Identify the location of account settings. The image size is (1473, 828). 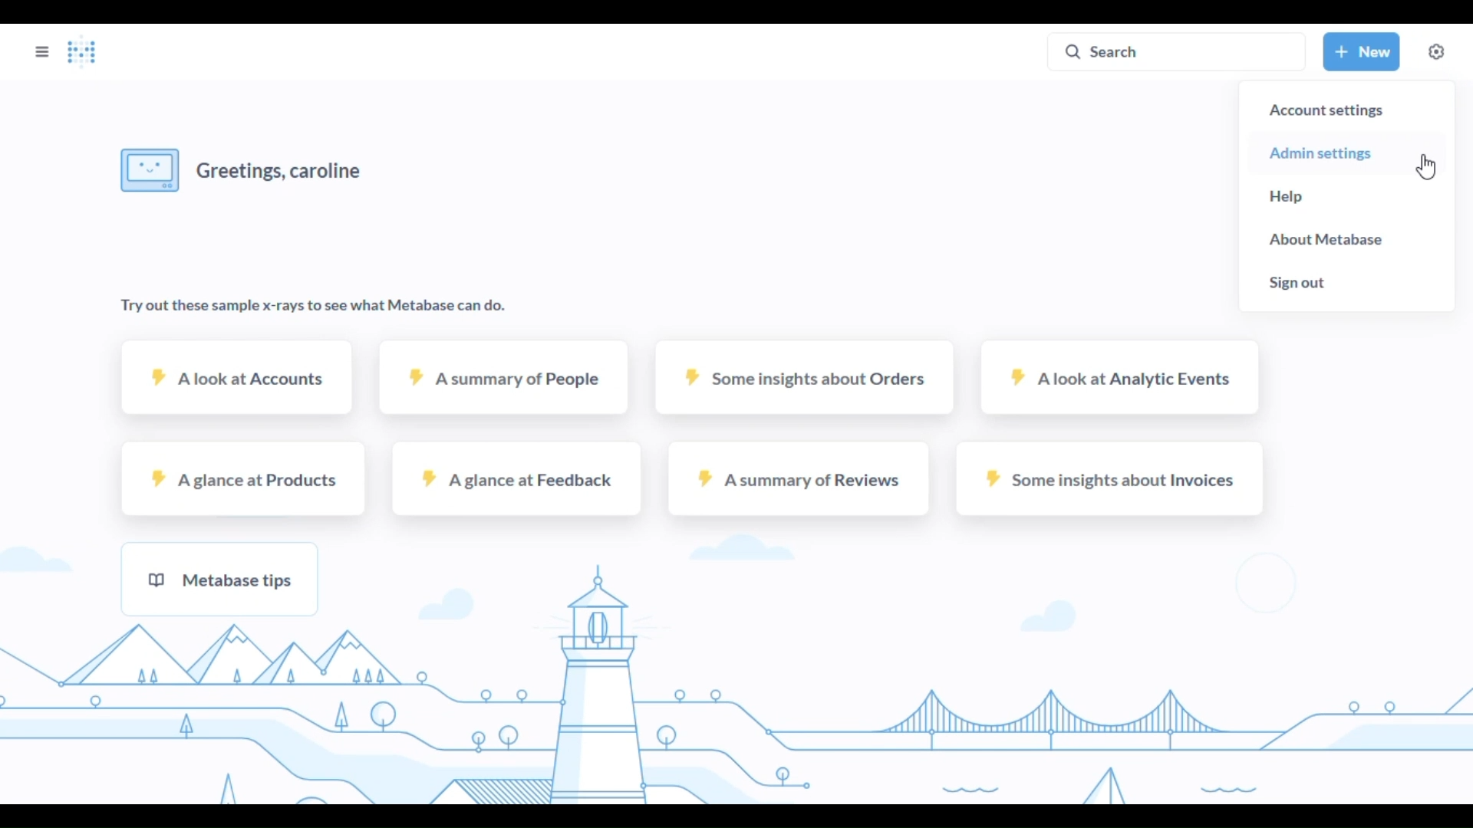
(1326, 111).